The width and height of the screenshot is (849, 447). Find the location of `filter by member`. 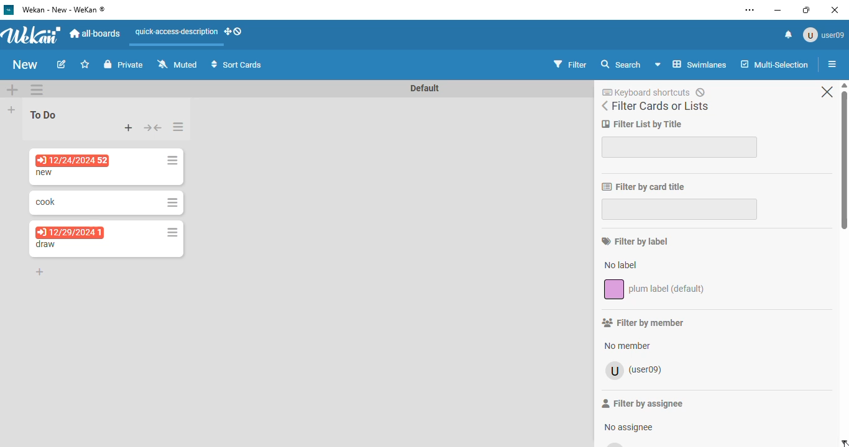

filter by member is located at coordinates (643, 322).